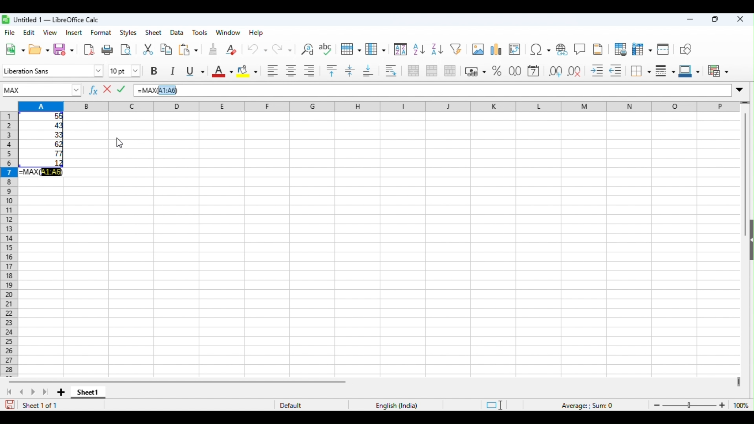  What do you see at coordinates (493, 405) in the screenshot?
I see `standard selection` at bounding box center [493, 405].